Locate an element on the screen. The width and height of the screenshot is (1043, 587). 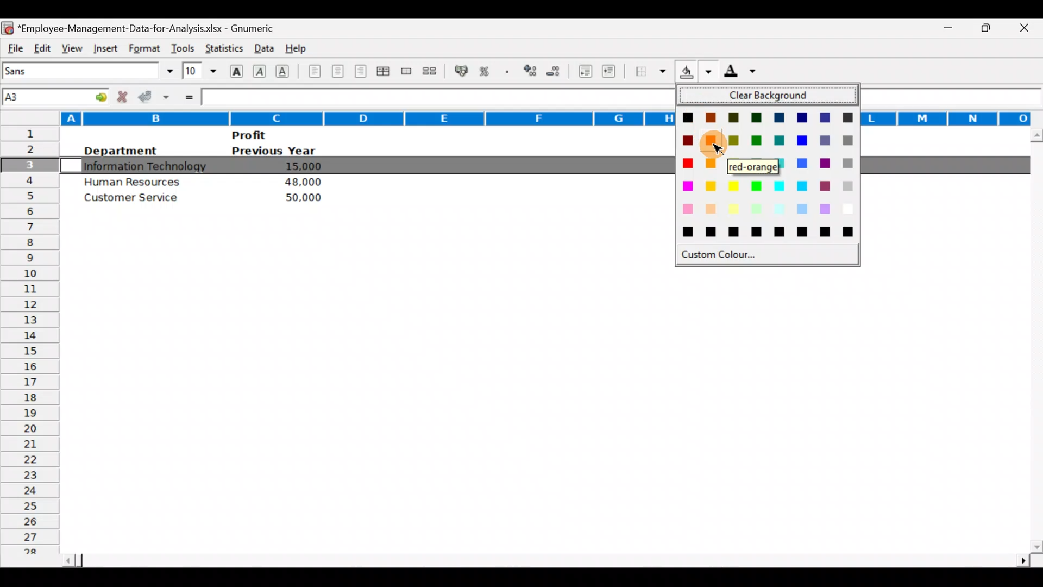
File is located at coordinates (14, 47).